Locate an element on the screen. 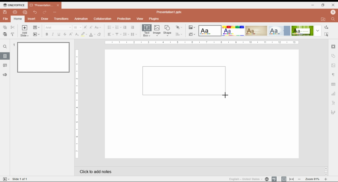 The height and width of the screenshot is (182, 338). scroll down is located at coordinates (326, 174).